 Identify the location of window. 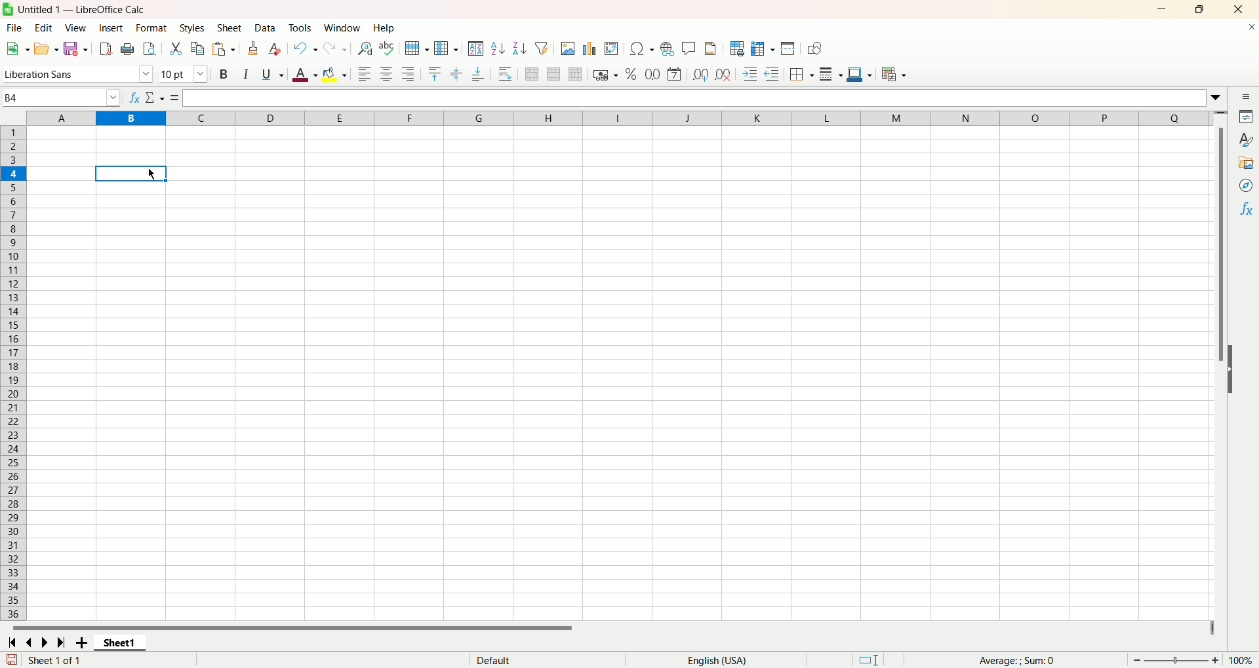
(343, 28).